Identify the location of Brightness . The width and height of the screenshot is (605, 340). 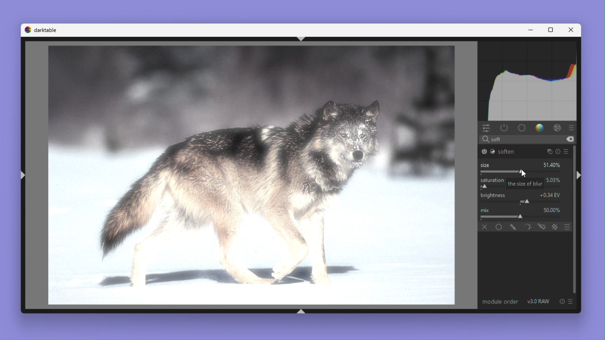
(493, 195).